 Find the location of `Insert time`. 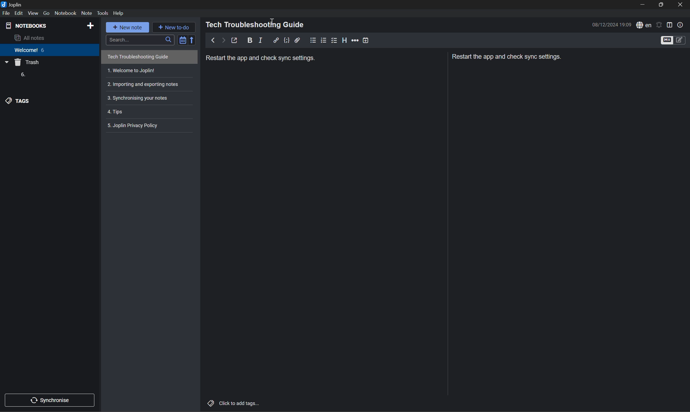

Insert time is located at coordinates (365, 40).